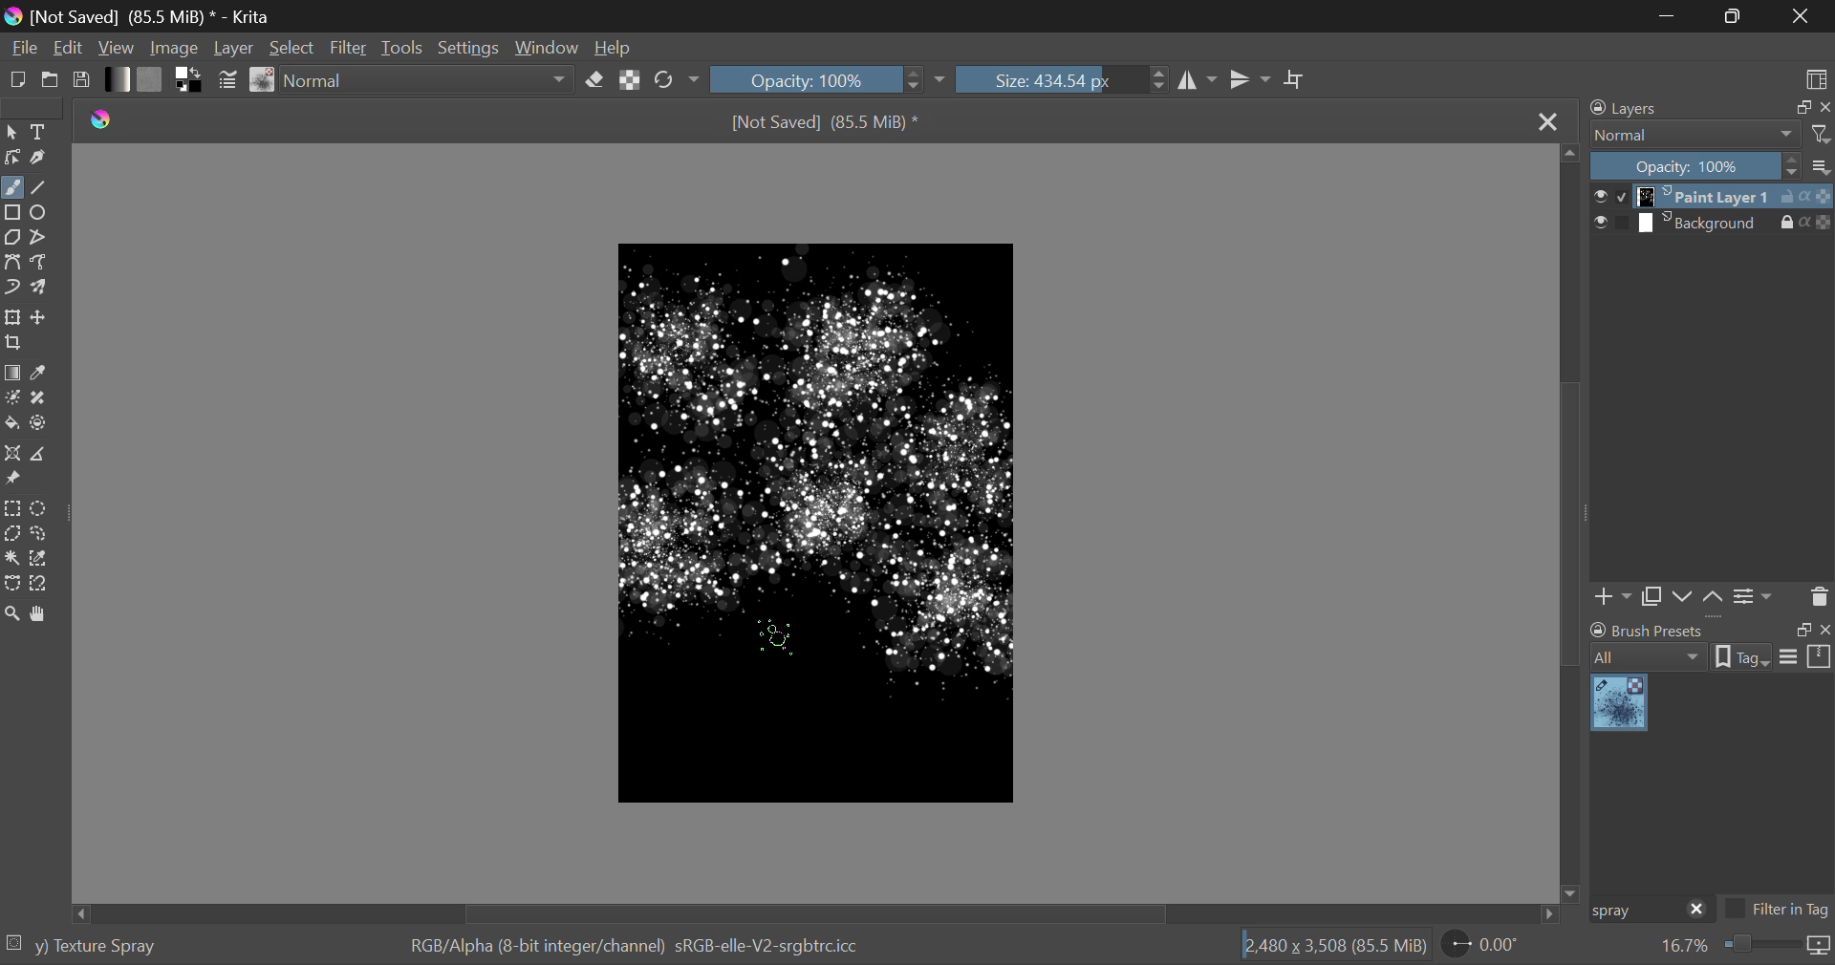 This screenshot has height=965, width=1835. What do you see at coordinates (1737, 14) in the screenshot?
I see `Minimize` at bounding box center [1737, 14].